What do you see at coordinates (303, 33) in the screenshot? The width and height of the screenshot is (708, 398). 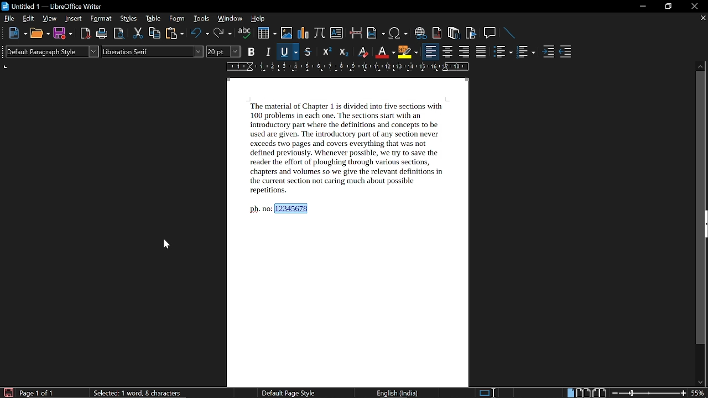 I see `insert chart` at bounding box center [303, 33].